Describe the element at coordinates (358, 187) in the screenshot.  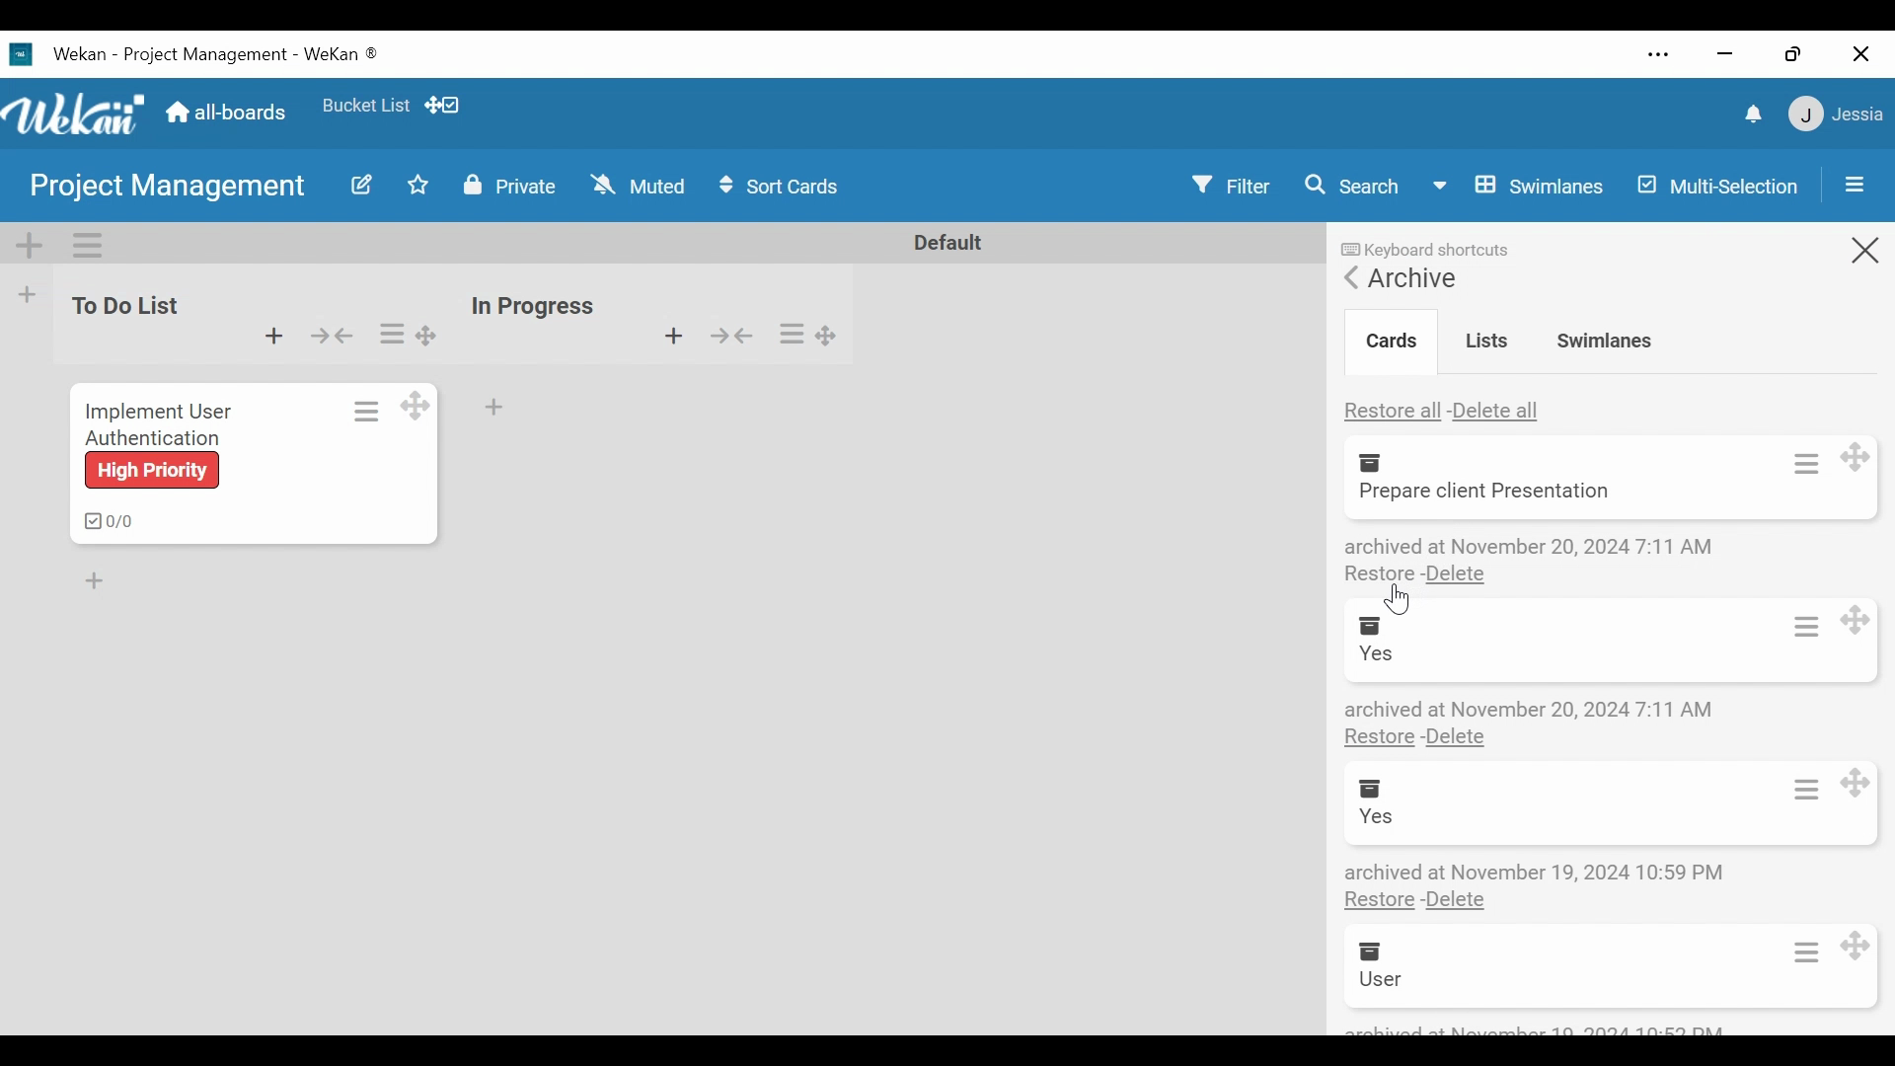
I see `Edit` at that location.